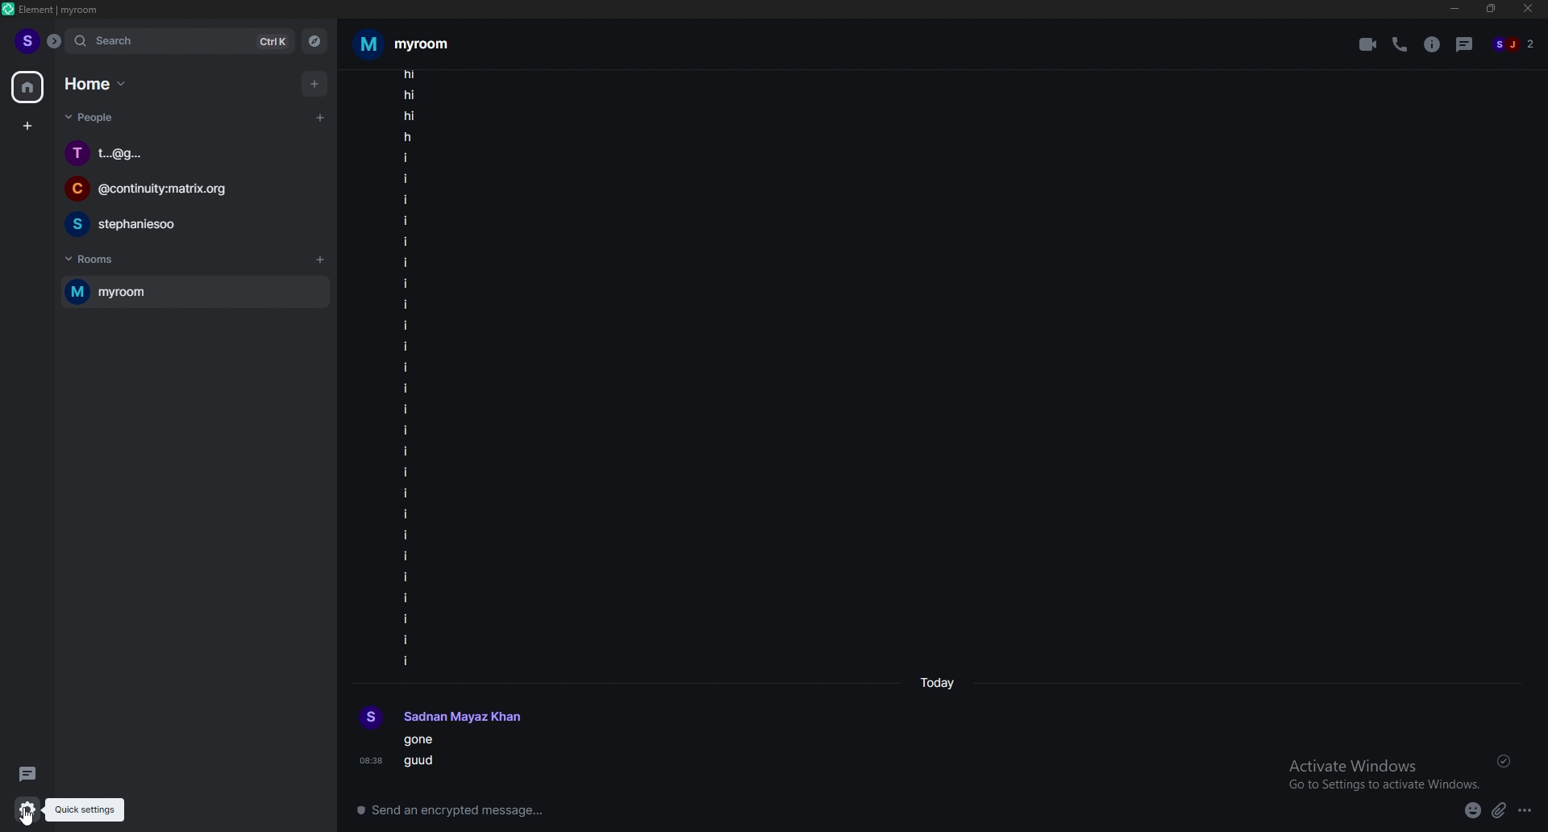 This screenshot has width=1548, height=832. Describe the element at coordinates (442, 718) in the screenshot. I see `profile` at that location.